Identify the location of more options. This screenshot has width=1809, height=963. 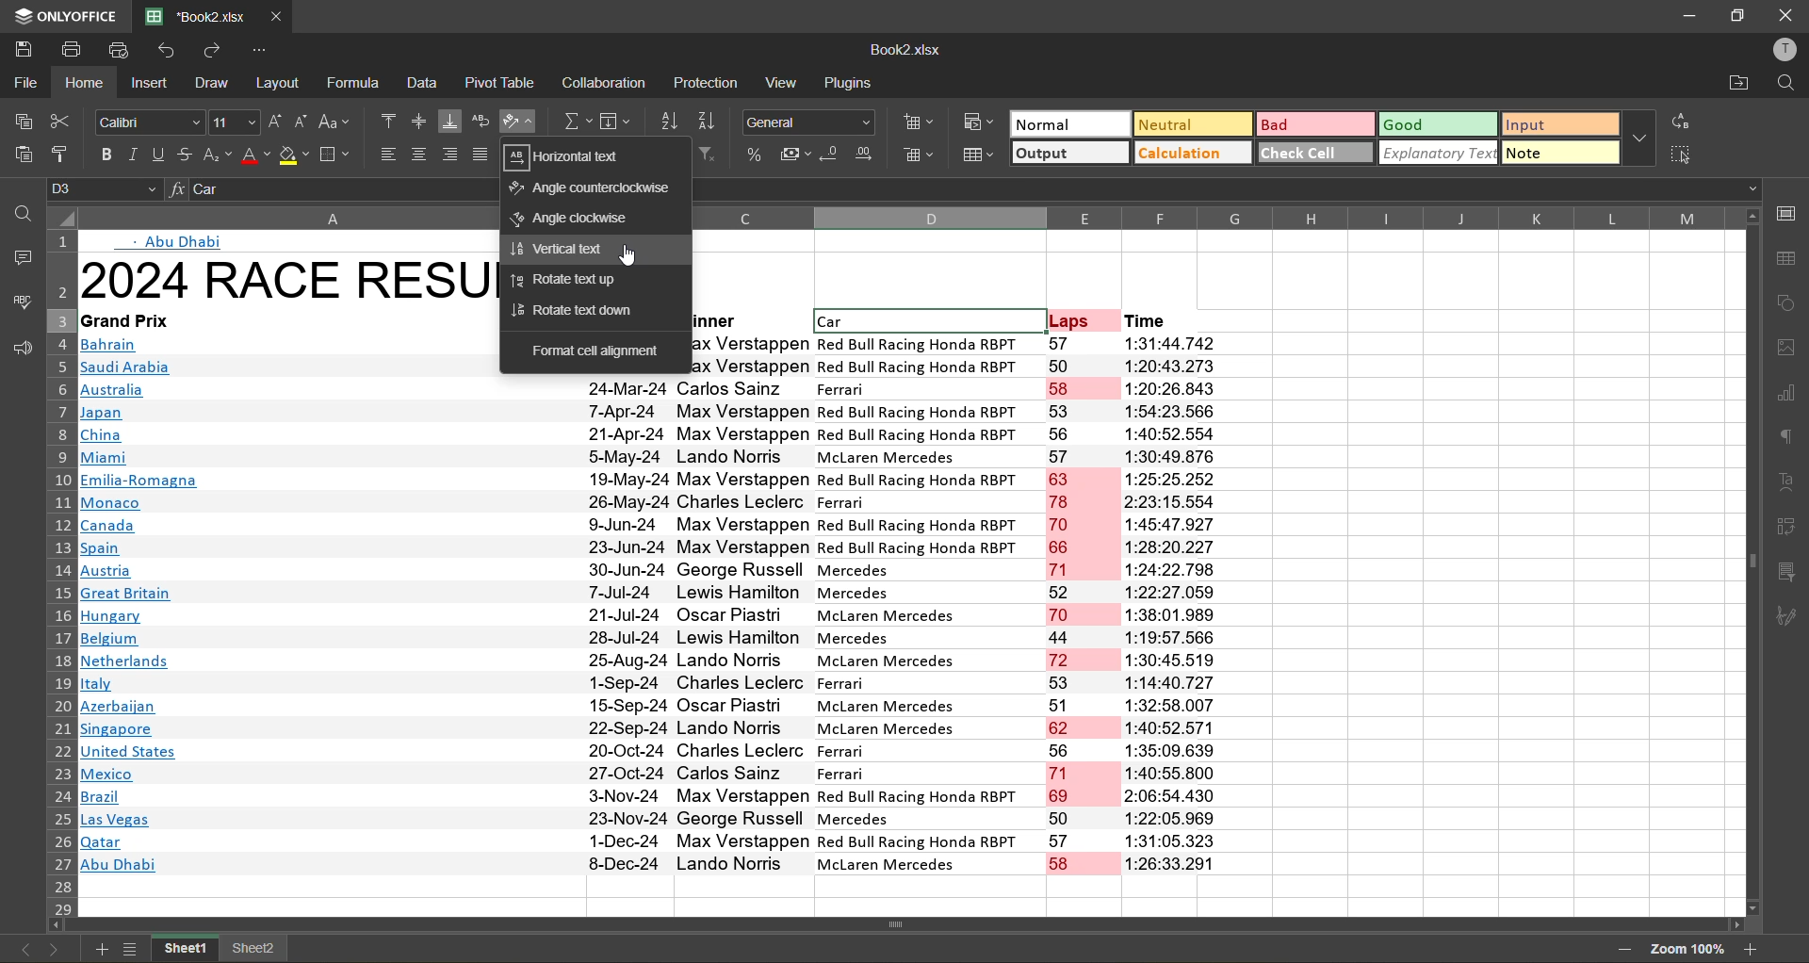
(1641, 137).